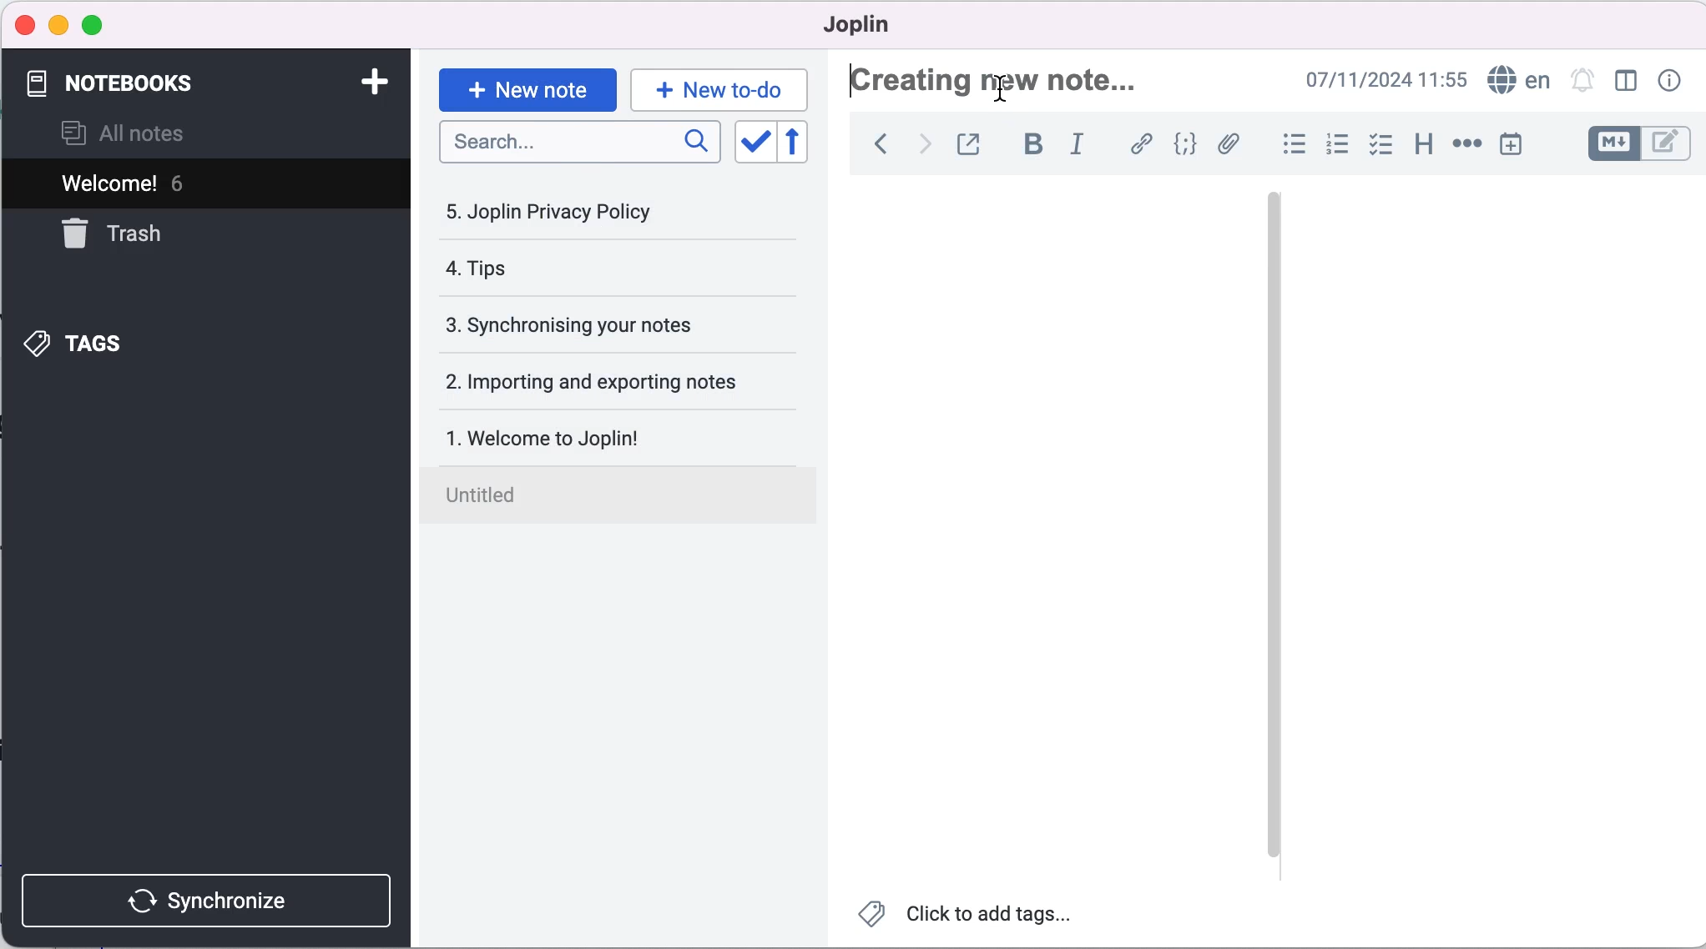 The image size is (1706, 949). I want to click on new note, so click(526, 88).